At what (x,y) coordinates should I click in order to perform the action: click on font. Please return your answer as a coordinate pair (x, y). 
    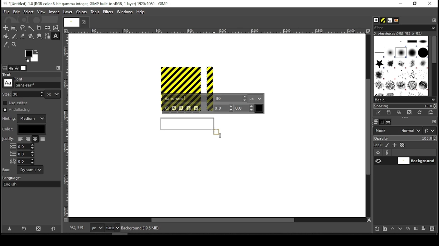
    Looking at the image, I should click on (389, 20).